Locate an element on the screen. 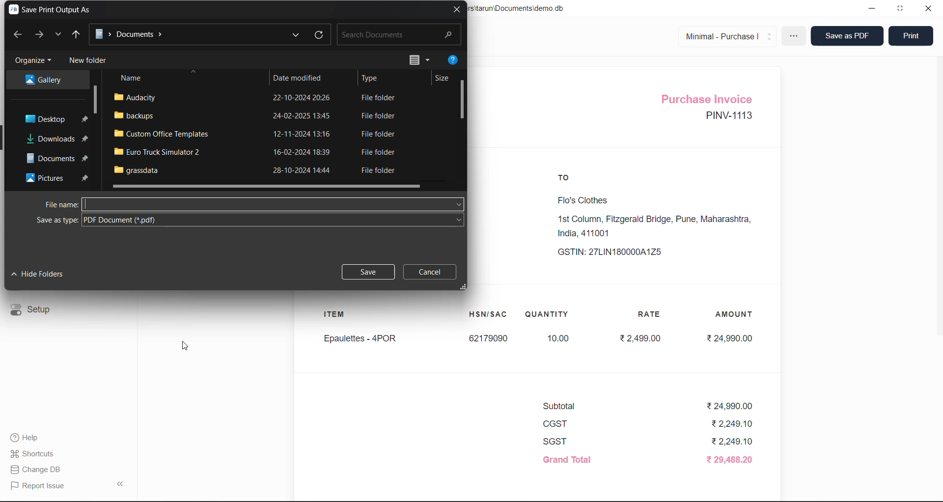 The image size is (943, 502). Date modified is located at coordinates (300, 78).